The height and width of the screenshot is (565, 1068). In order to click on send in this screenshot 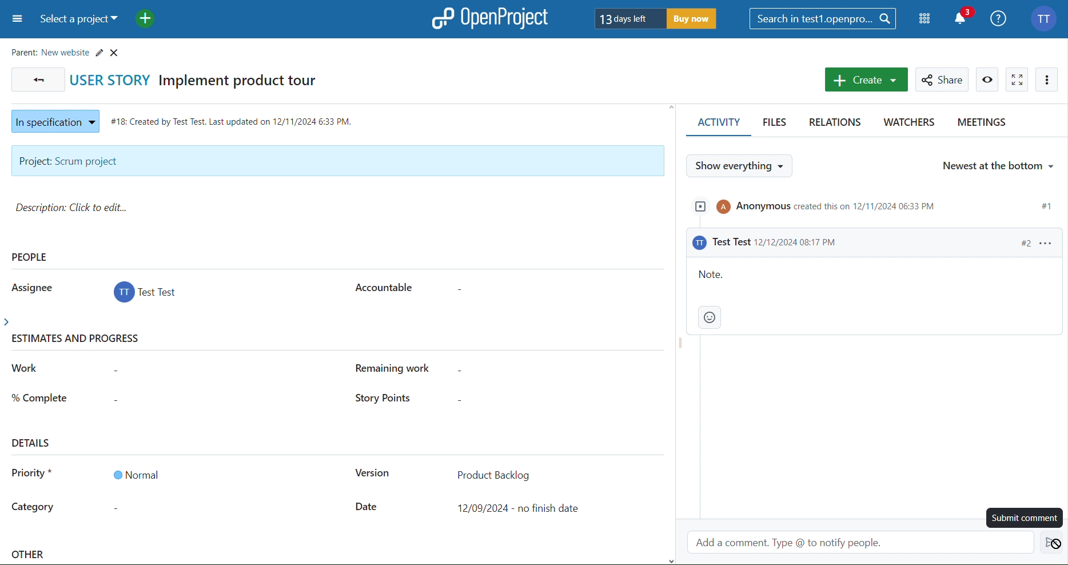, I will do `click(1051, 542)`.